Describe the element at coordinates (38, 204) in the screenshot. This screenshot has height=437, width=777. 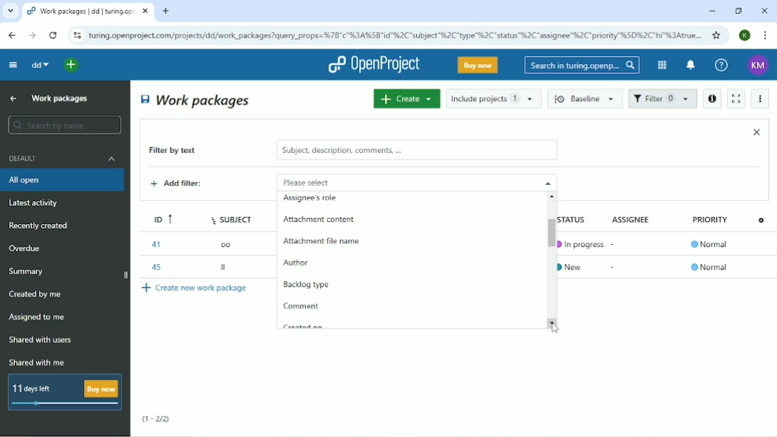
I see `Latest activity` at that location.